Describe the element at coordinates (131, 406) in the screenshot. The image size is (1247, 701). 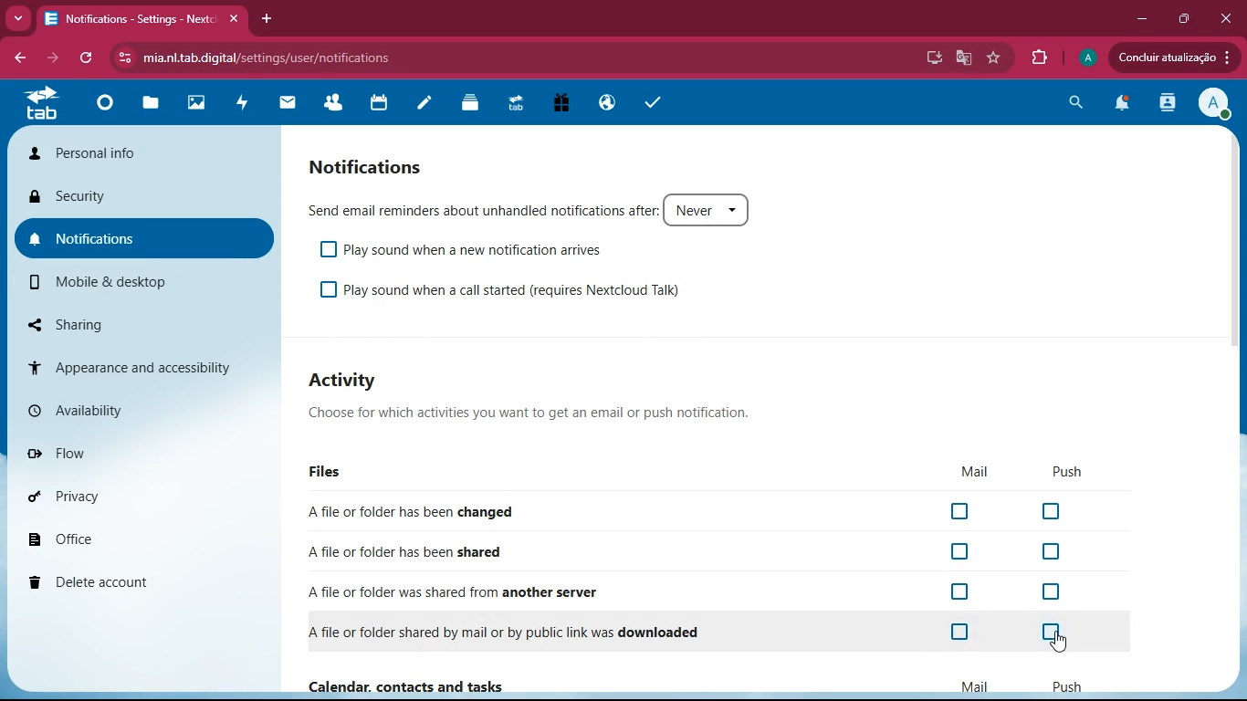
I see `availability` at that location.